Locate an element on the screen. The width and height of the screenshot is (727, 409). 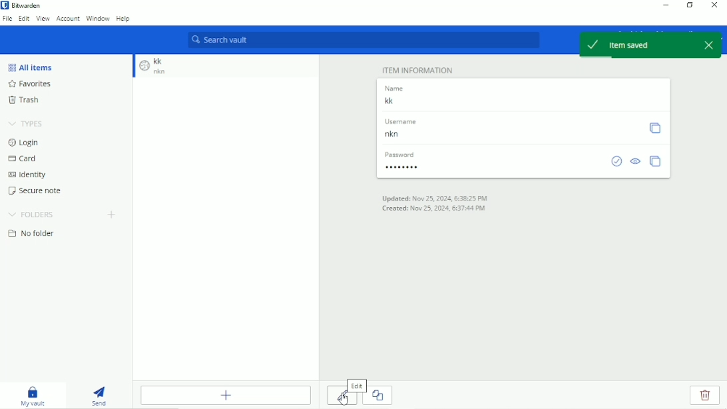
Close is located at coordinates (714, 5).